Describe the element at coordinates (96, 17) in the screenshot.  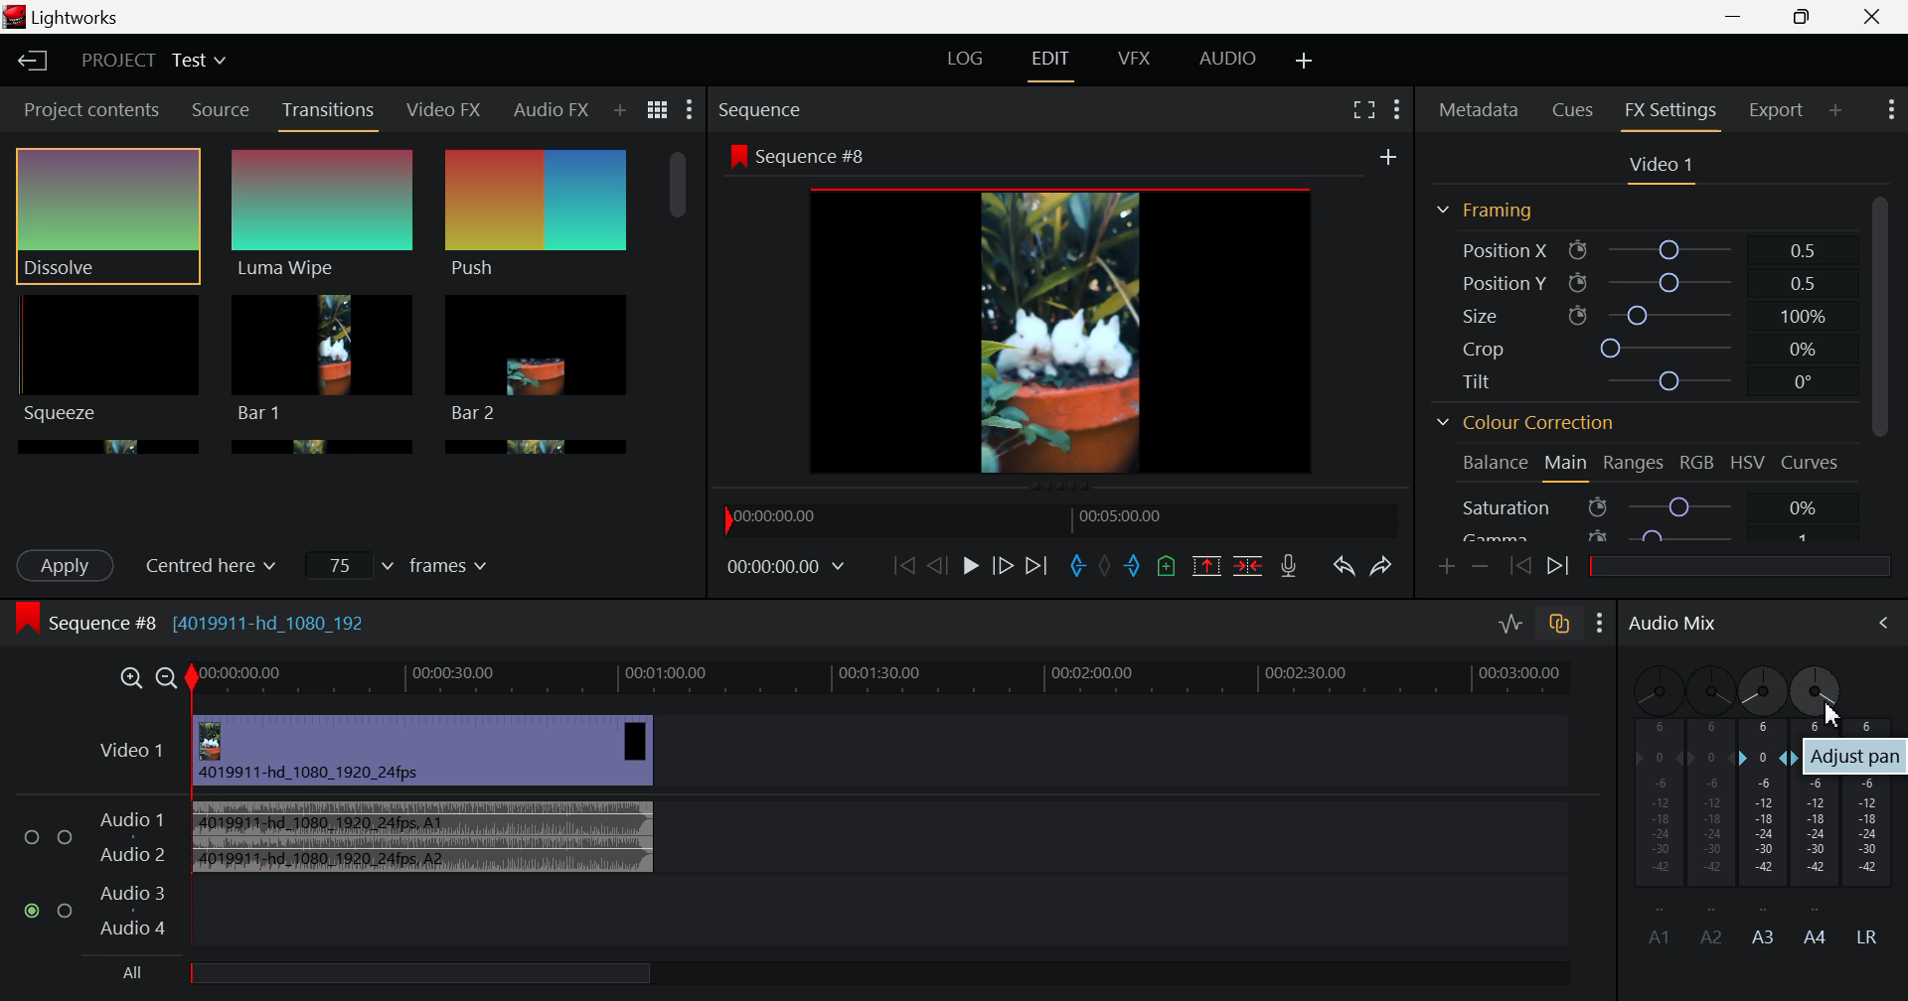
I see `Lightworks` at that location.